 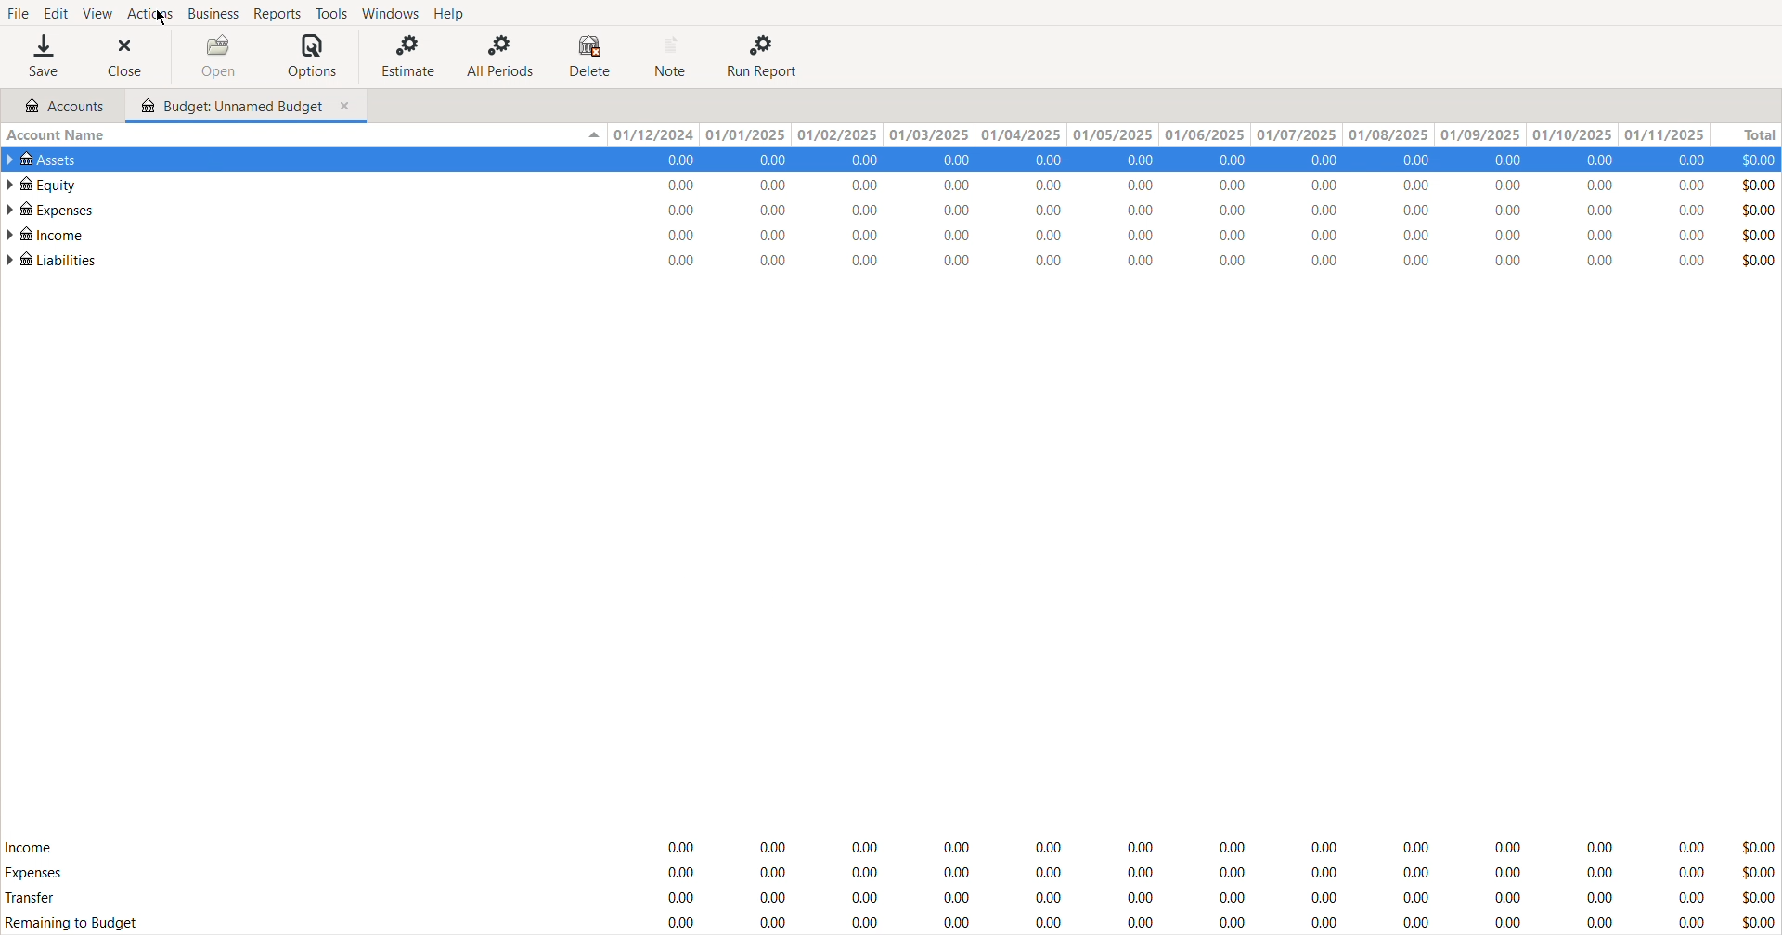 I want to click on Help, so click(x=454, y=13).